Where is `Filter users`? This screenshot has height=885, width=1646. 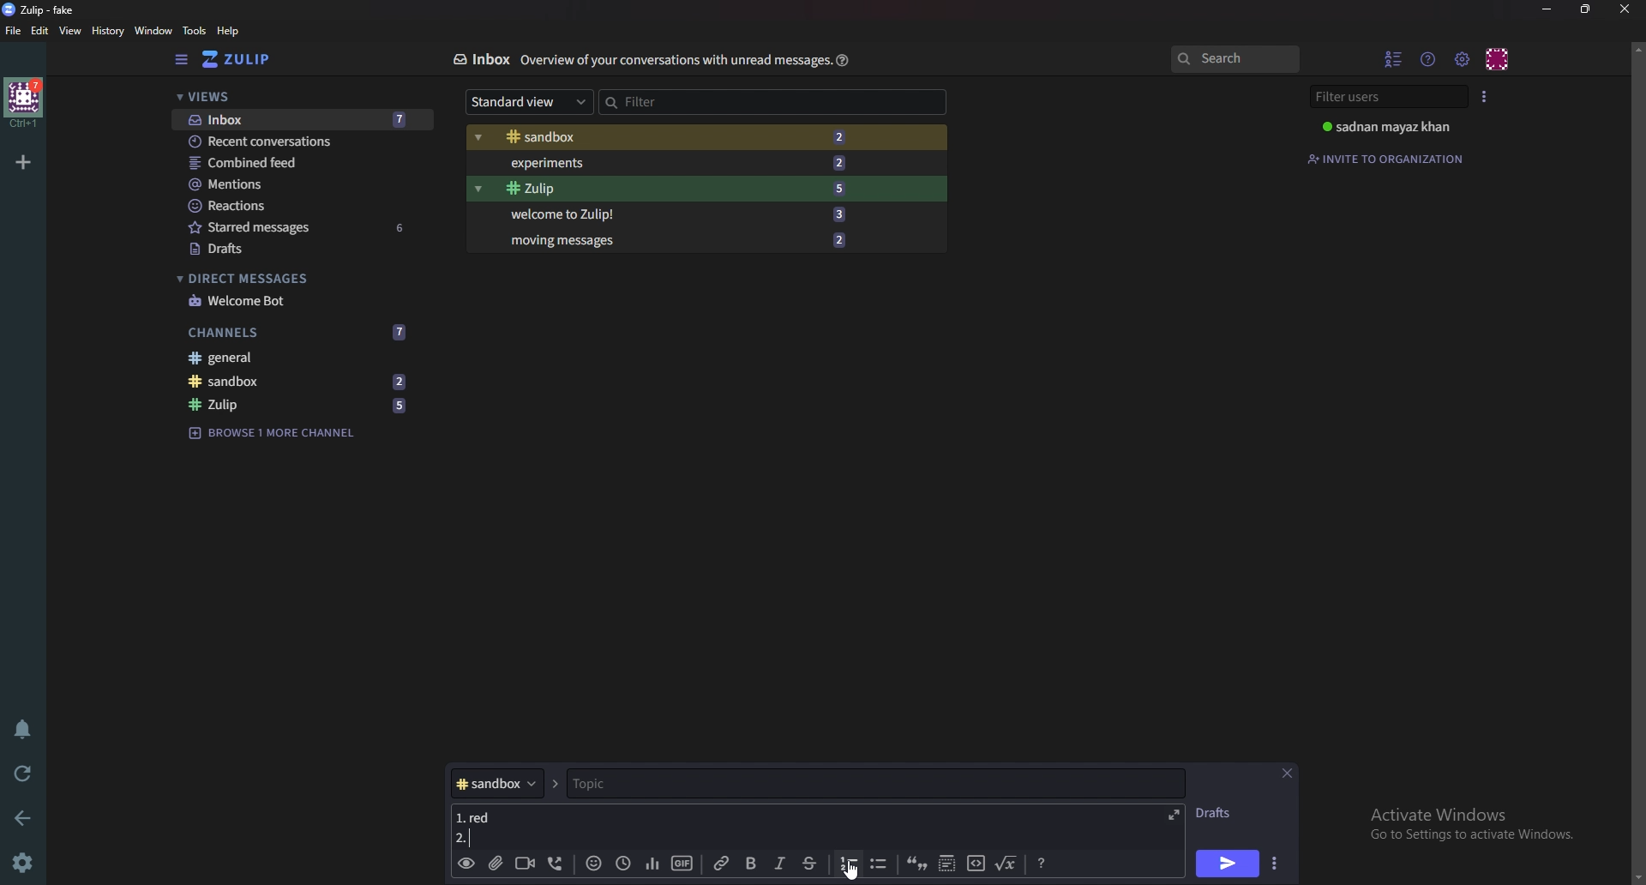
Filter users is located at coordinates (1386, 97).